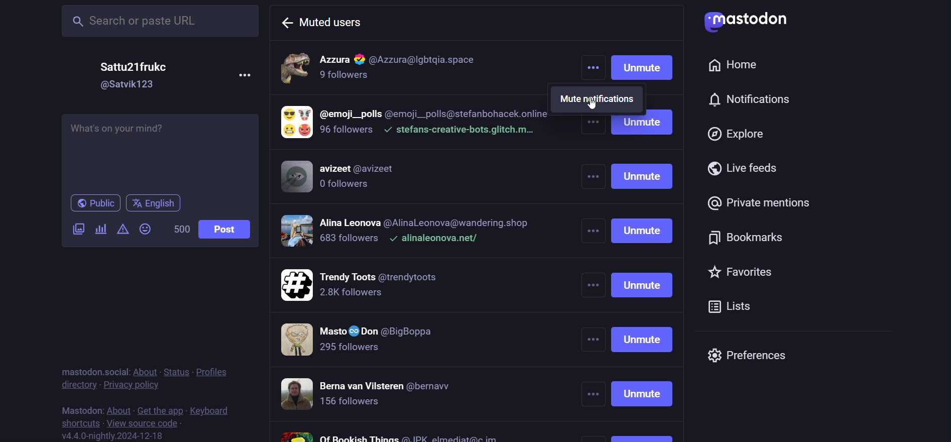 This screenshot has height=442, width=951. Describe the element at coordinates (385, 394) in the screenshot. I see `muter users 7` at that location.